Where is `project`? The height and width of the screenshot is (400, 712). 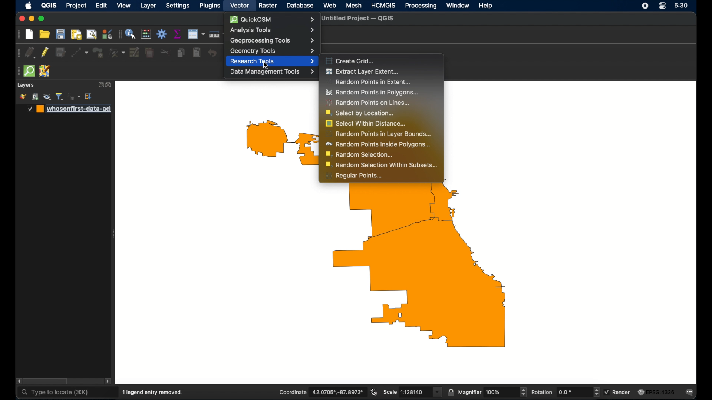 project is located at coordinates (76, 6).